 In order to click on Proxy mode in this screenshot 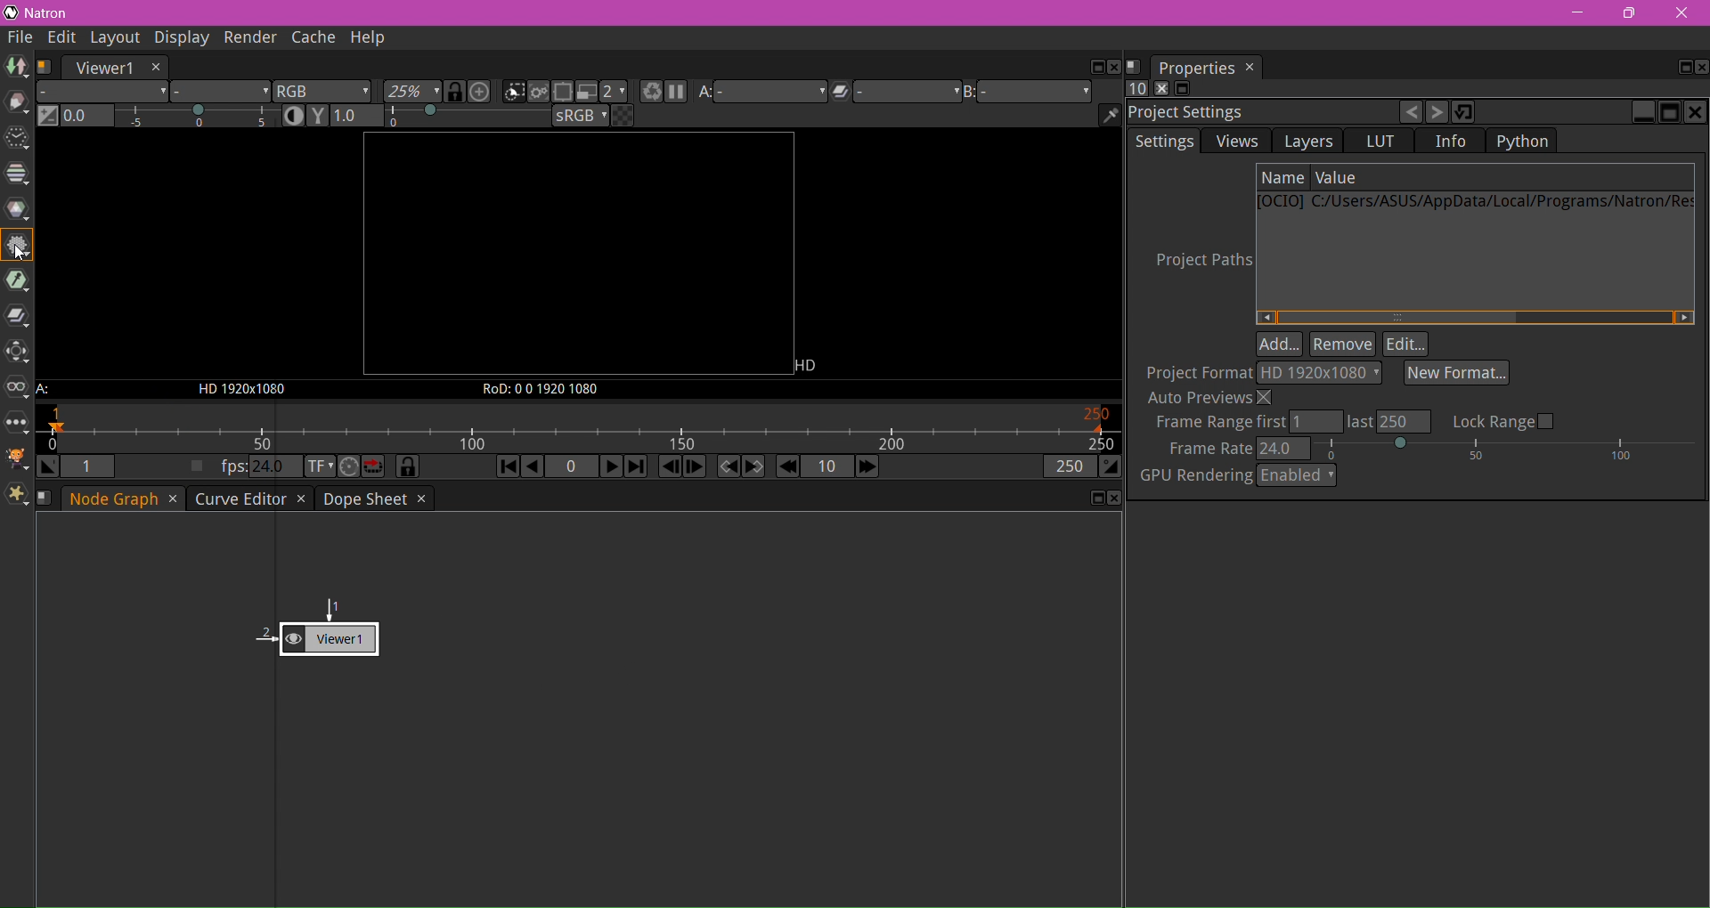, I will do `click(584, 92)`.